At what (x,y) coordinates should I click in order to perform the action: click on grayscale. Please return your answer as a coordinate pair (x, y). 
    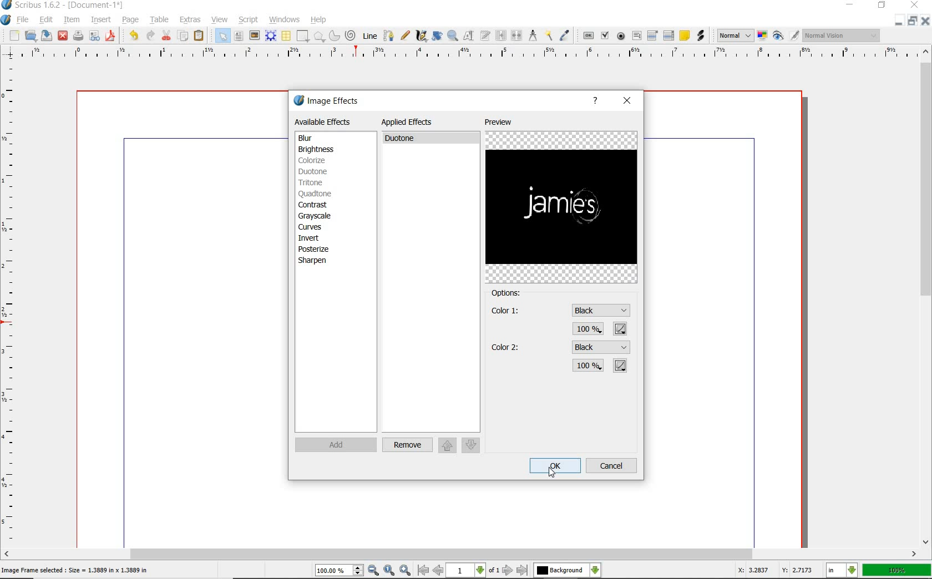
    Looking at the image, I should click on (316, 216).